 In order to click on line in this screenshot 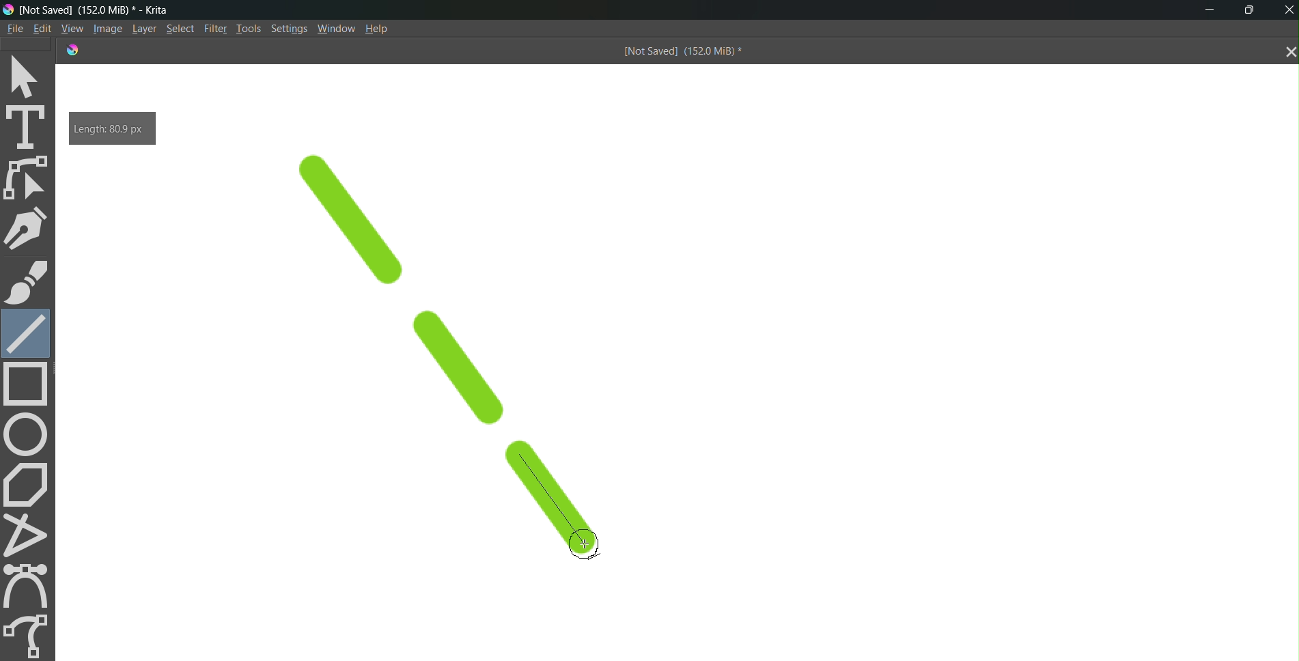, I will do `click(361, 210)`.